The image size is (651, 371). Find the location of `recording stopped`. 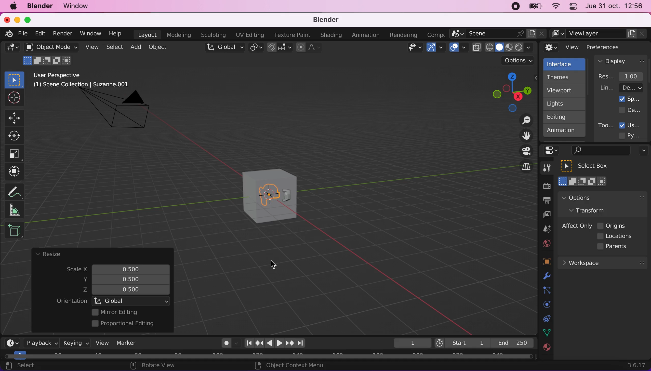

recording stopped is located at coordinates (513, 7).